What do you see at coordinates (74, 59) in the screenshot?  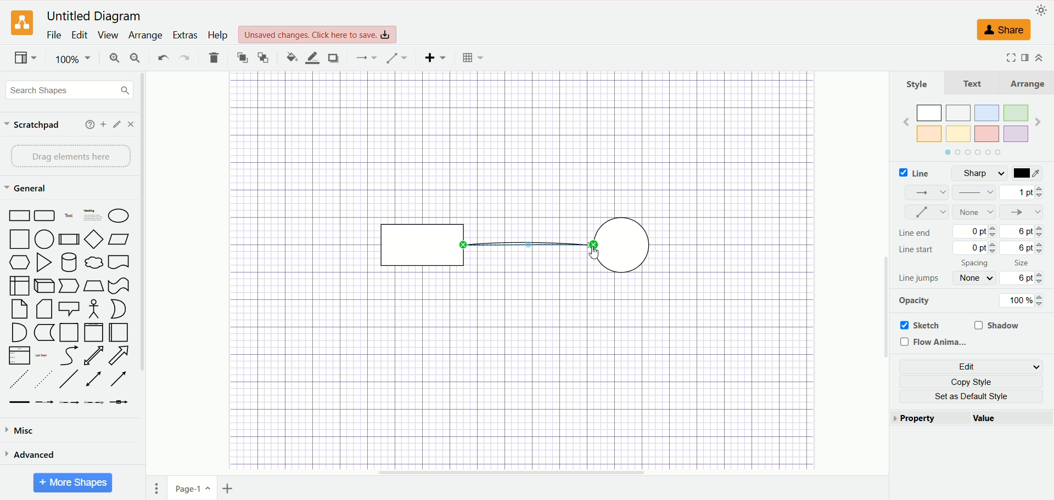 I see `100%` at bounding box center [74, 59].